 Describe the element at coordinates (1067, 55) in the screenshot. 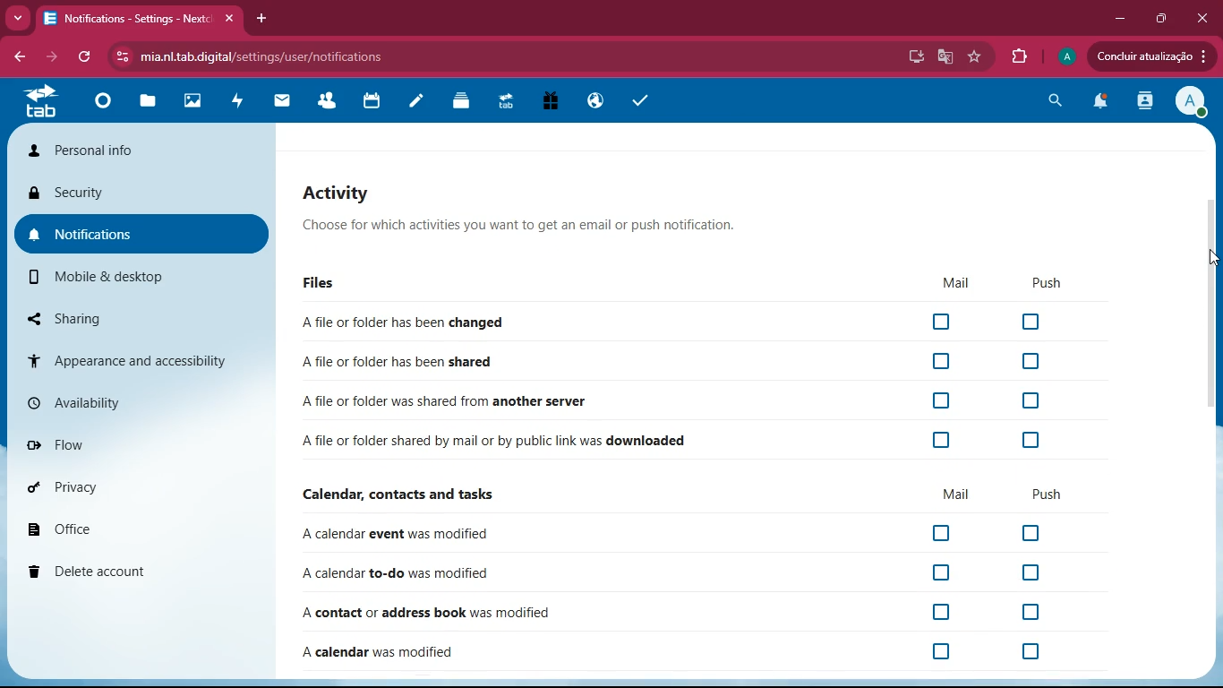

I see `Profile` at that location.